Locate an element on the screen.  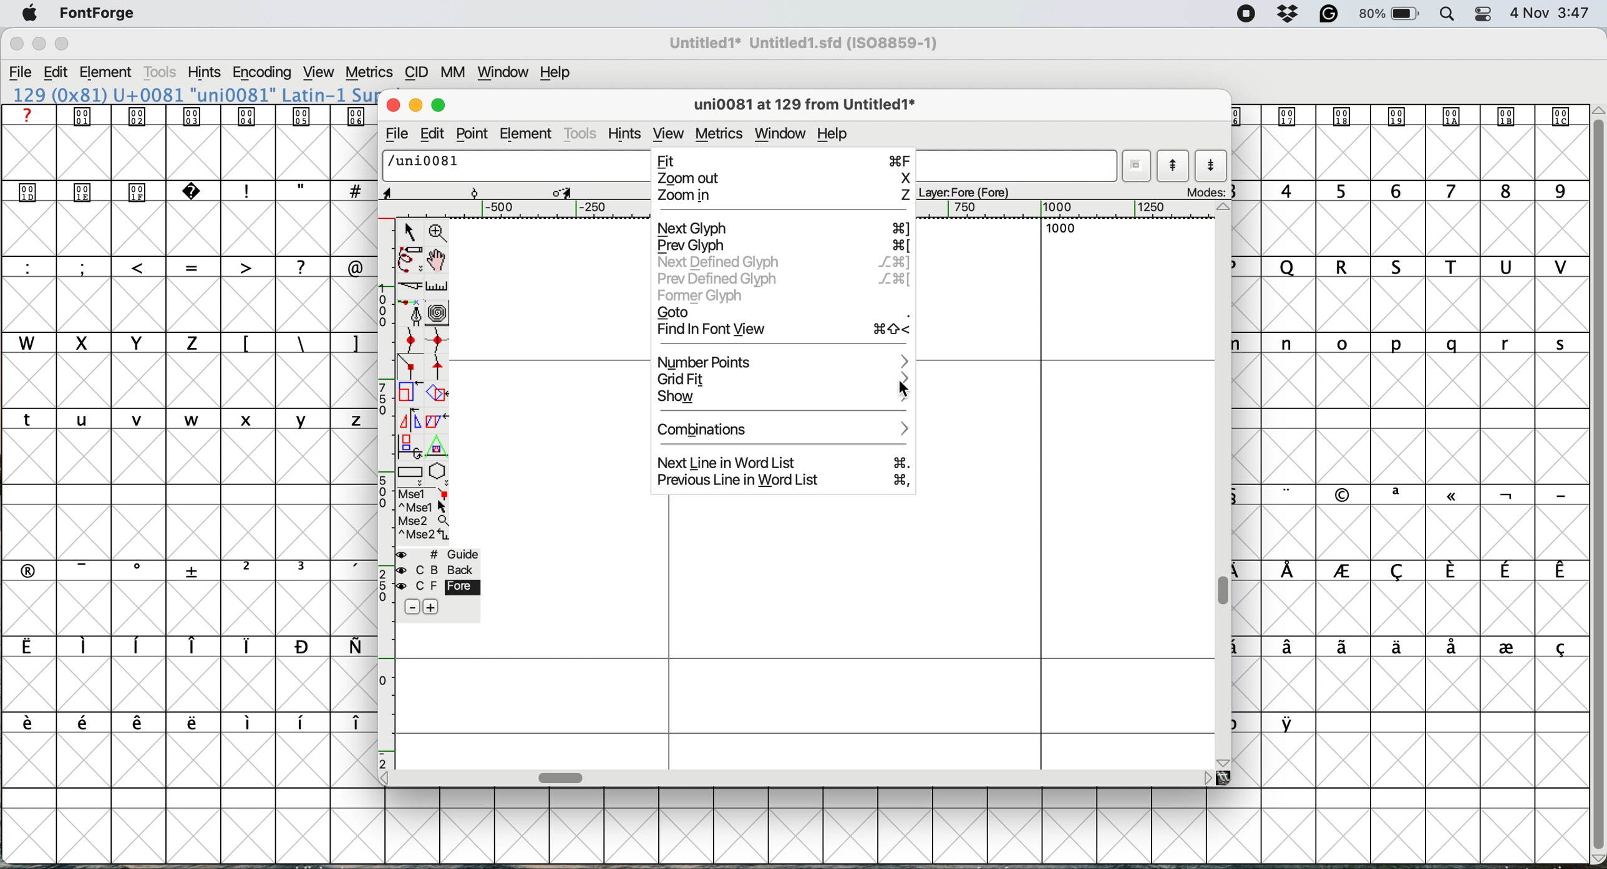
FontForge is located at coordinates (98, 17).